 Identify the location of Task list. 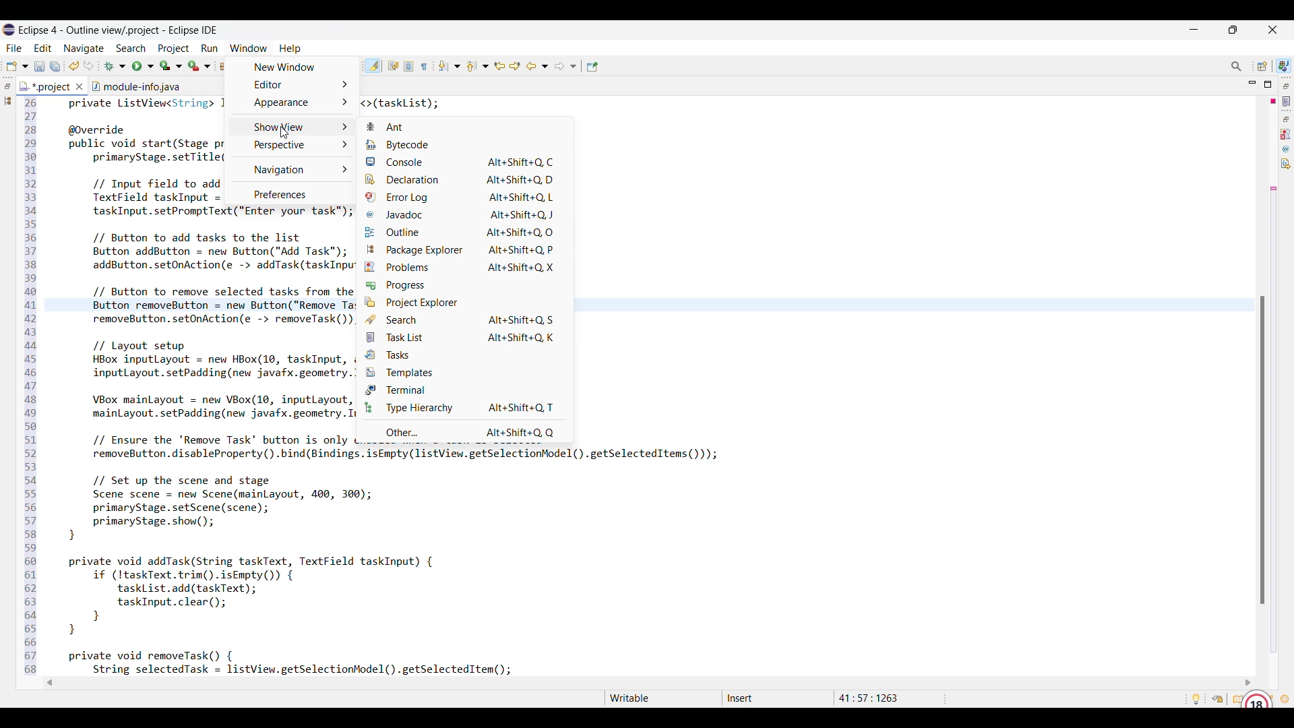
(1287, 101).